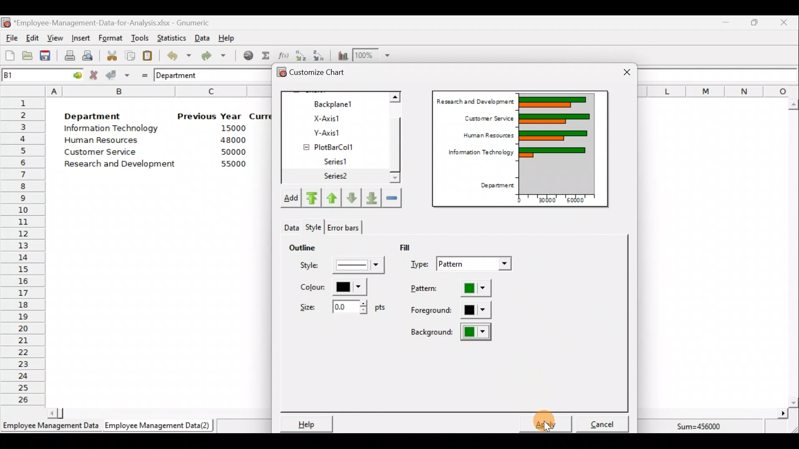 Image resolution: width=799 pixels, height=449 pixels. What do you see at coordinates (305, 424) in the screenshot?
I see `Help` at bounding box center [305, 424].